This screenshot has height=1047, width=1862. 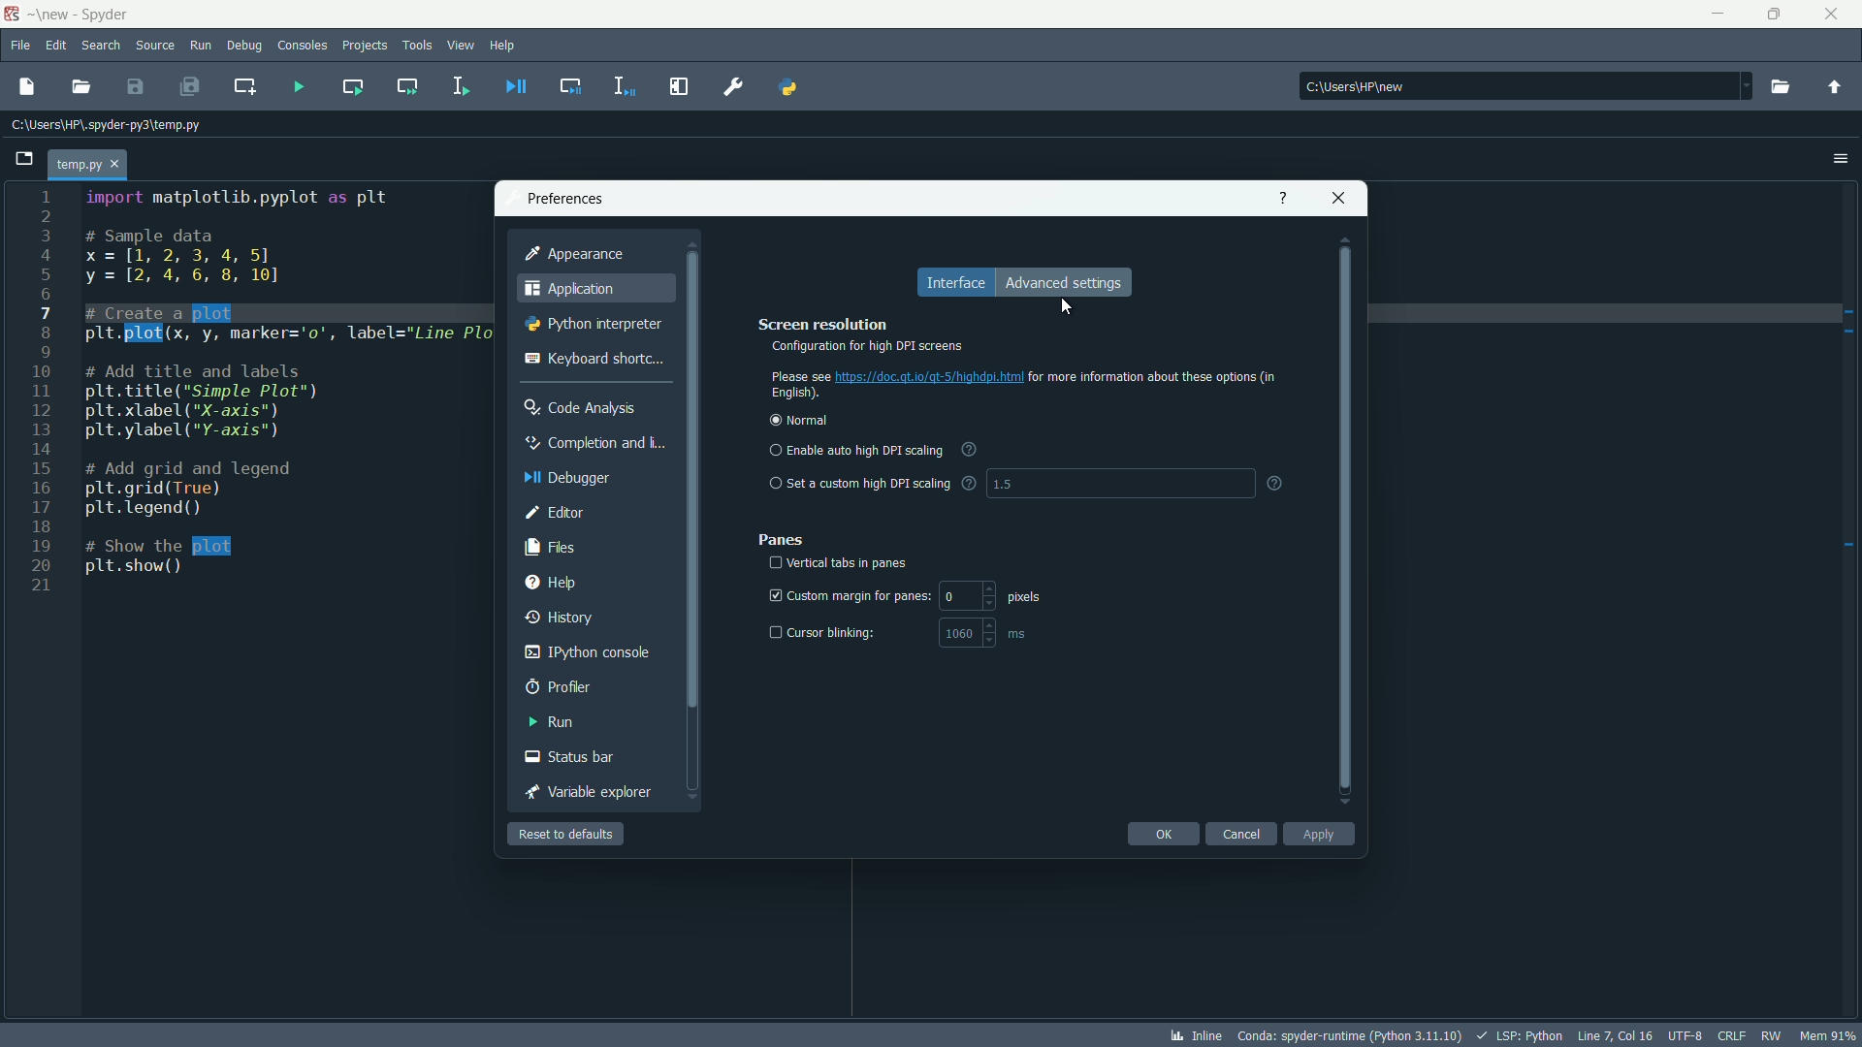 I want to click on keyboard shortcut, so click(x=592, y=357).